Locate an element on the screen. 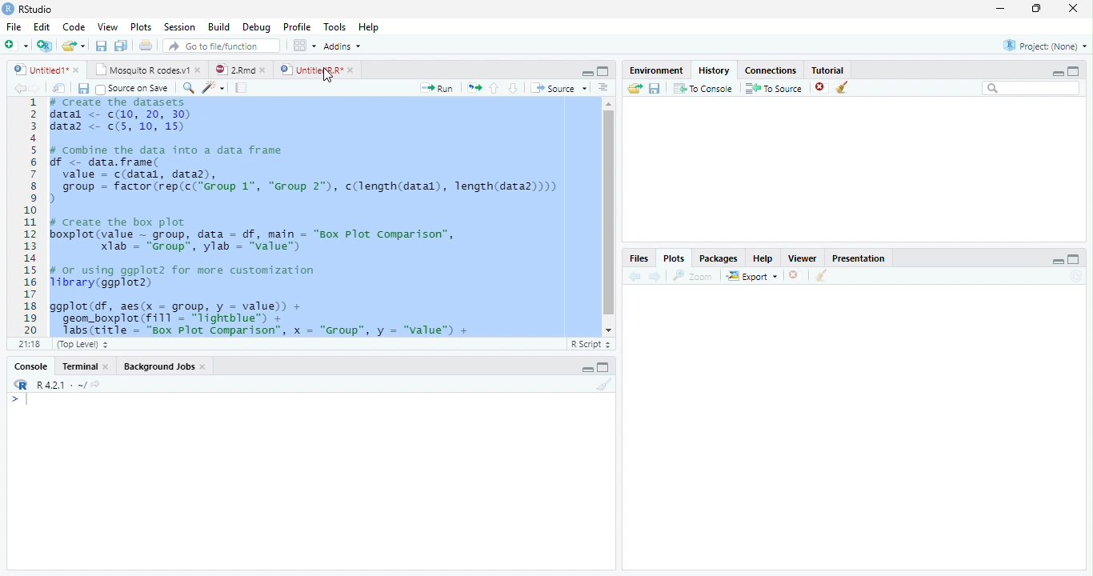 The height and width of the screenshot is (576, 1093). minimize is located at coordinates (1001, 8).